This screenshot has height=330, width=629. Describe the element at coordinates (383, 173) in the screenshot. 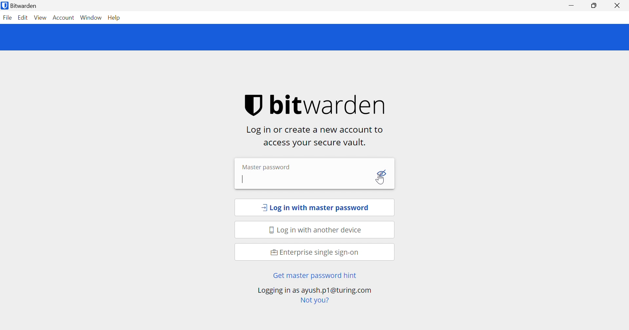

I see `Toggle Visibility` at that location.